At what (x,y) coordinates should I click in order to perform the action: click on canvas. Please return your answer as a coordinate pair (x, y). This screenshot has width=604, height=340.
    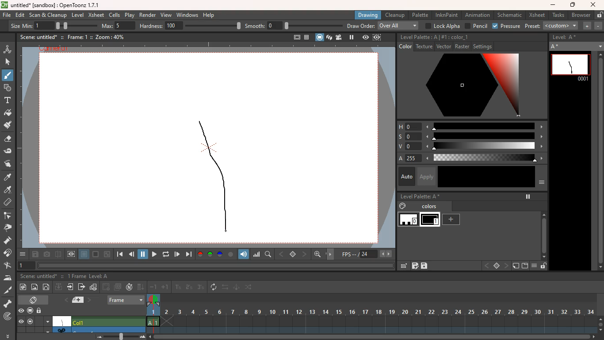
    Looking at the image, I should click on (62, 321).